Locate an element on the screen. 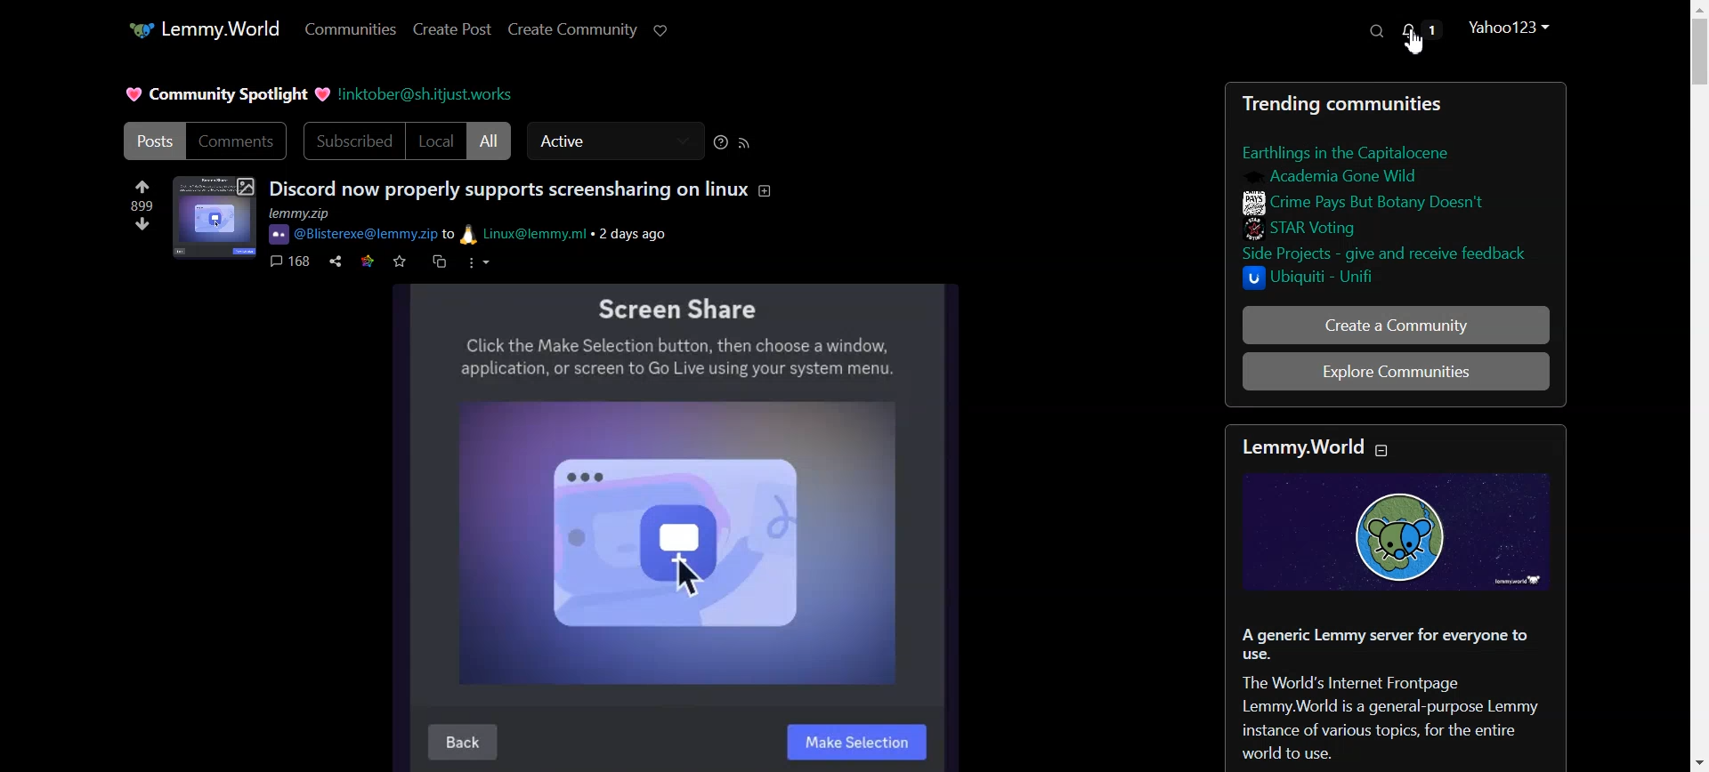  Search is located at coordinates (1377, 31).